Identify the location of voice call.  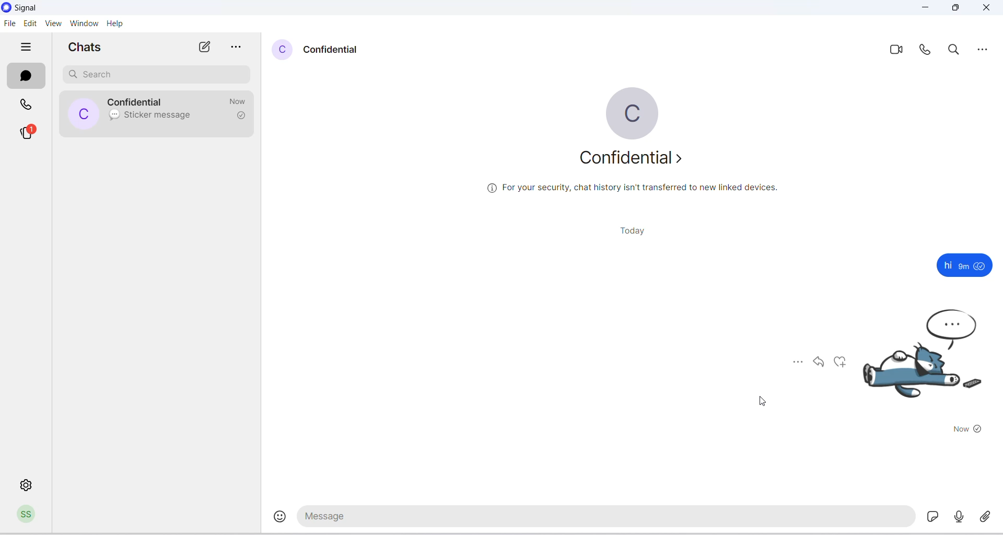
(926, 51).